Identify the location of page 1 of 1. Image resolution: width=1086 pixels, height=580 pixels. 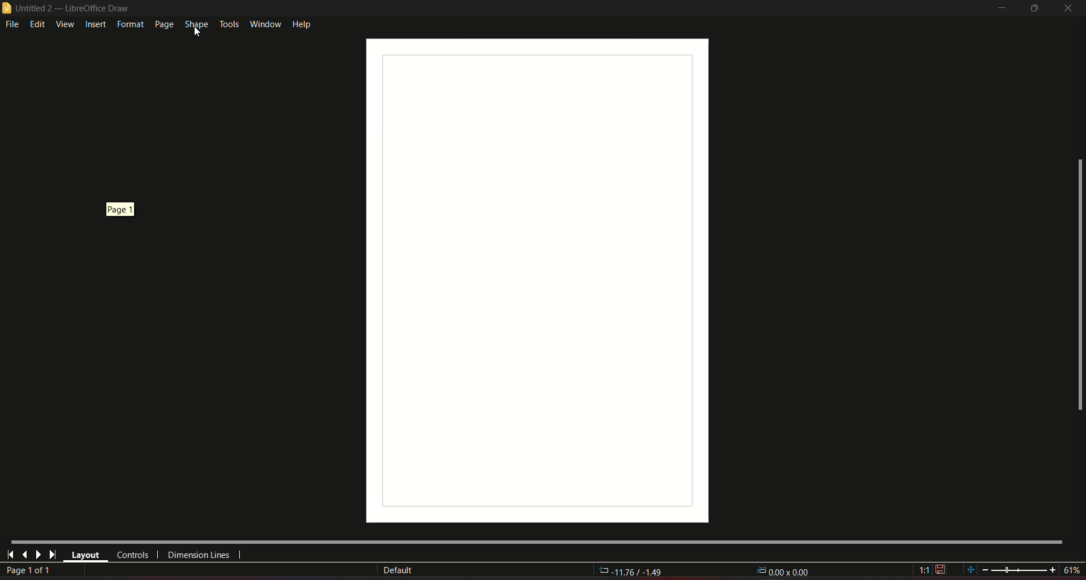
(31, 571).